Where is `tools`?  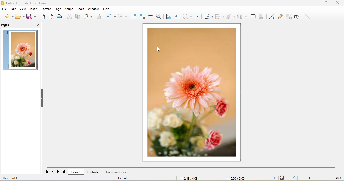 tools is located at coordinates (81, 8).